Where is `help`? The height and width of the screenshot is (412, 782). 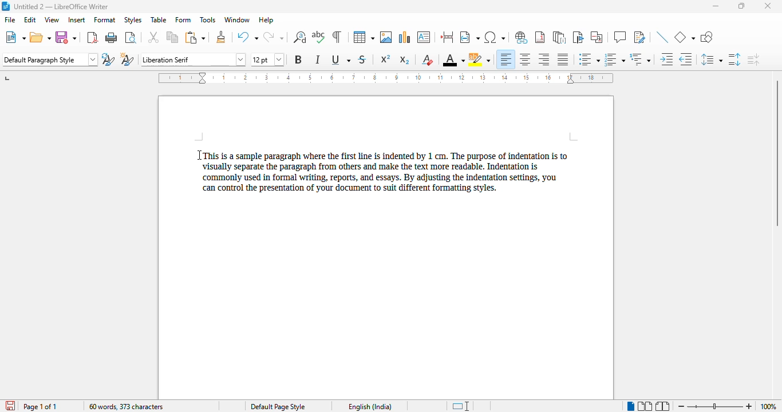 help is located at coordinates (266, 20).